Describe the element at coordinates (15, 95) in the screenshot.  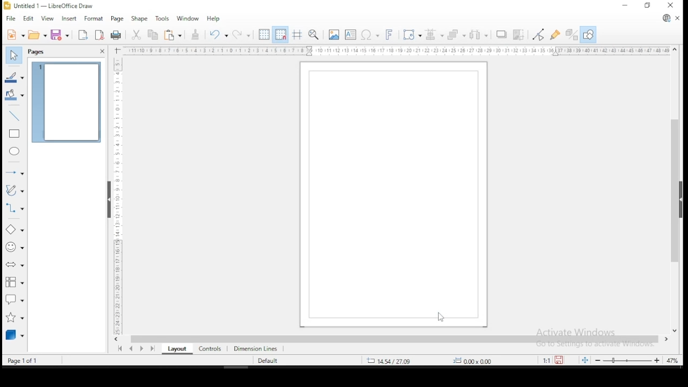
I see `fill color` at that location.